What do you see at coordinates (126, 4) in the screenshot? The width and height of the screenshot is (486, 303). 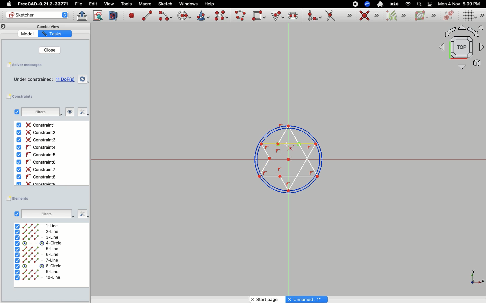 I see `Tools` at bounding box center [126, 4].